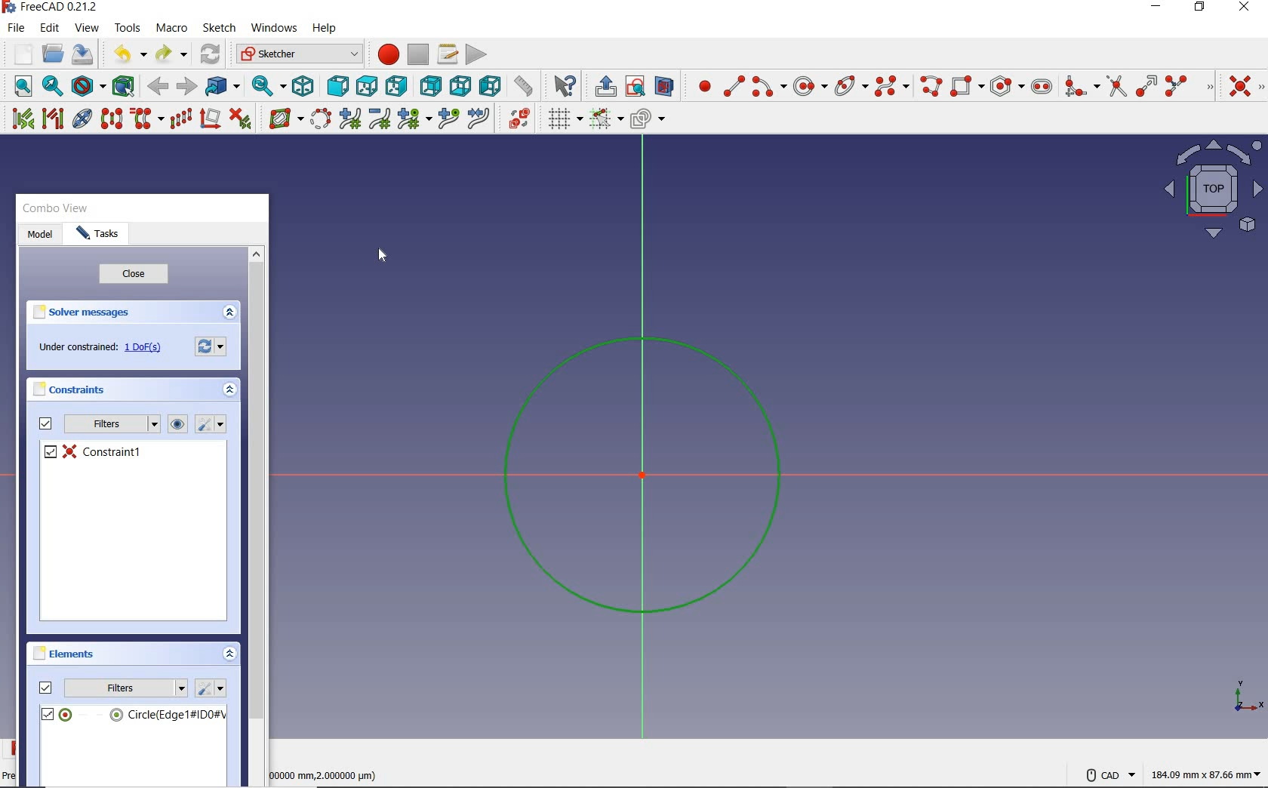  Describe the element at coordinates (18, 28) in the screenshot. I see `file` at that location.